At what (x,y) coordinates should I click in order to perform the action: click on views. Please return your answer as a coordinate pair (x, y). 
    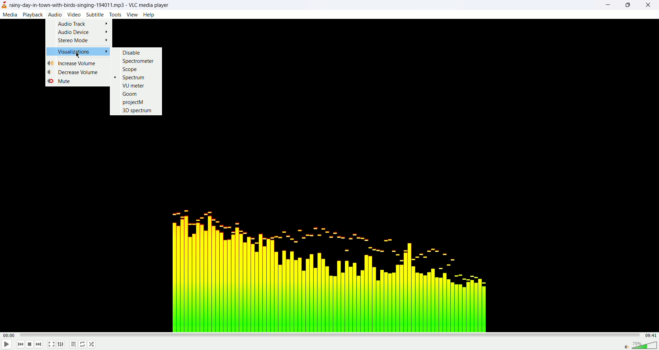
    Looking at the image, I should click on (132, 14).